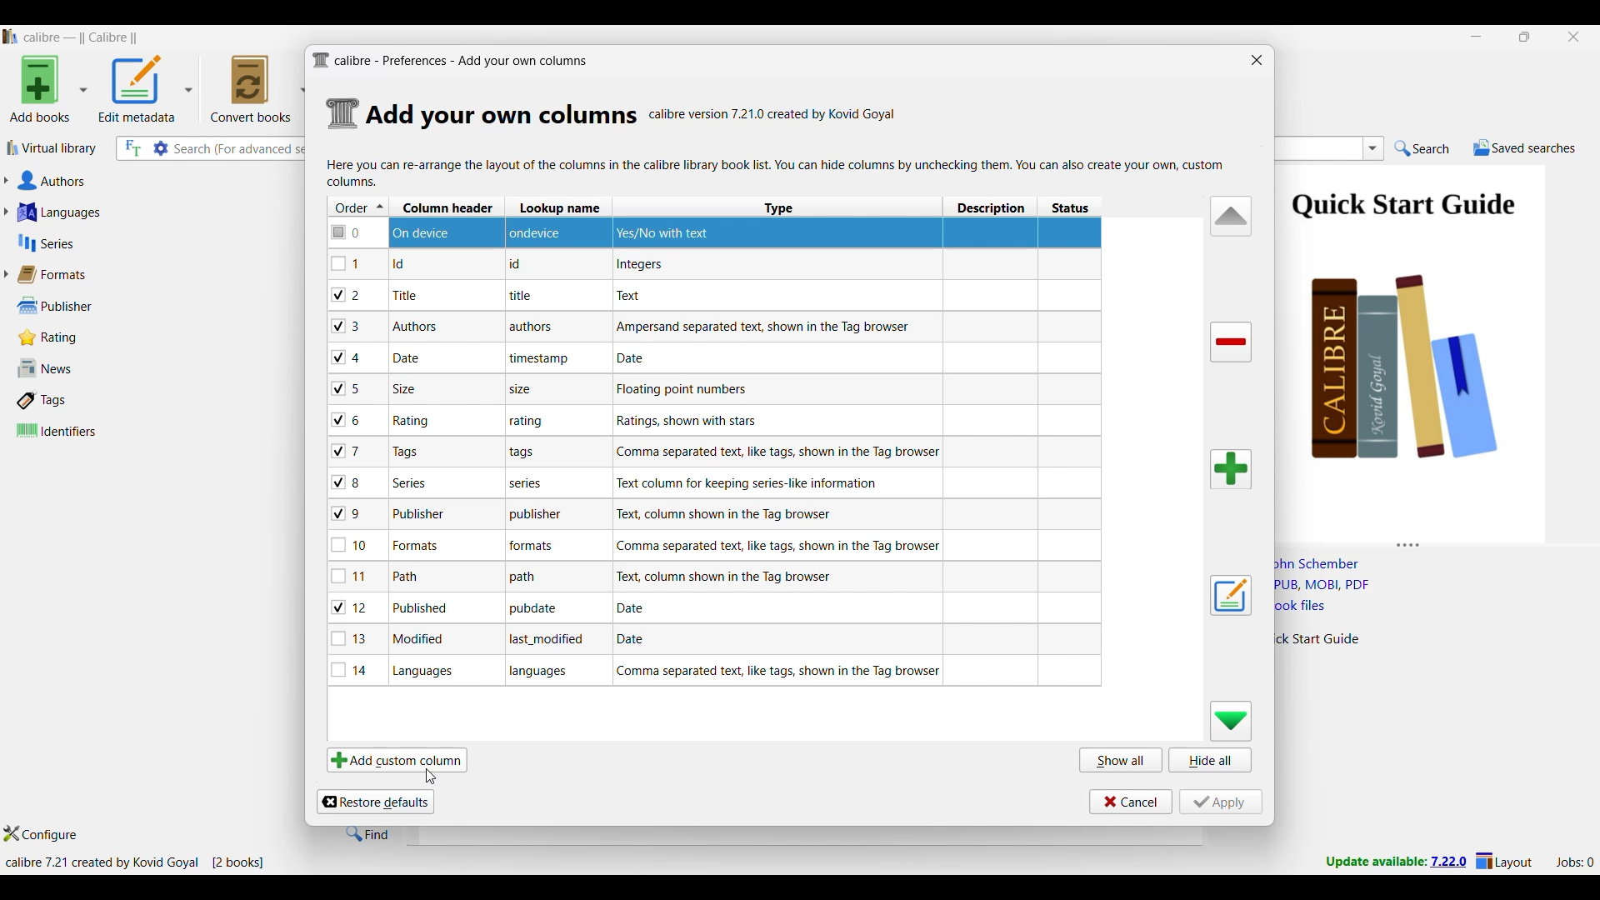 The height and width of the screenshot is (900, 1600). Describe the element at coordinates (688, 421) in the screenshot. I see `Explanation` at that location.